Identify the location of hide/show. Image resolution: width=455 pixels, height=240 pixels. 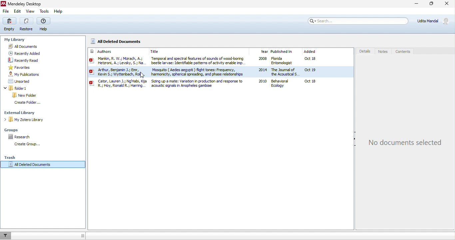
(352, 140).